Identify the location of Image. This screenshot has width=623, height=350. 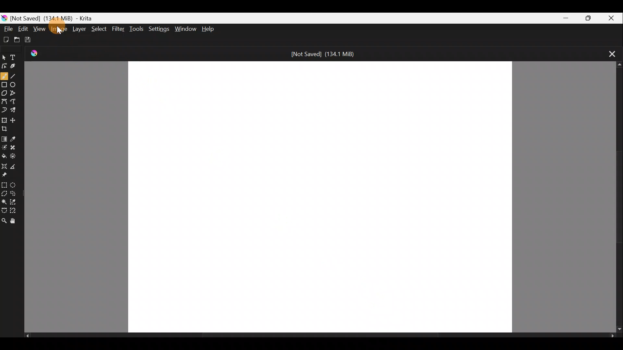
(58, 30).